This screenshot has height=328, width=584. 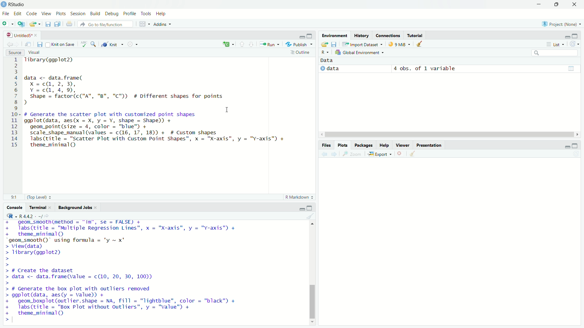 I want to click on Go to previous section/chunk, so click(x=242, y=44).